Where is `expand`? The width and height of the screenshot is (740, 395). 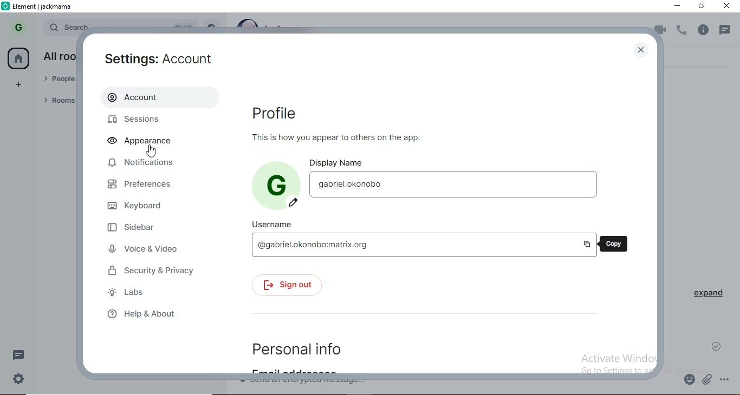
expand is located at coordinates (705, 296).